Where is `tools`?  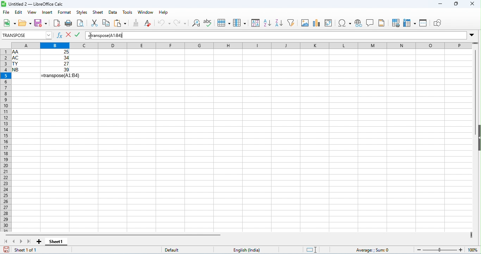
tools is located at coordinates (128, 13).